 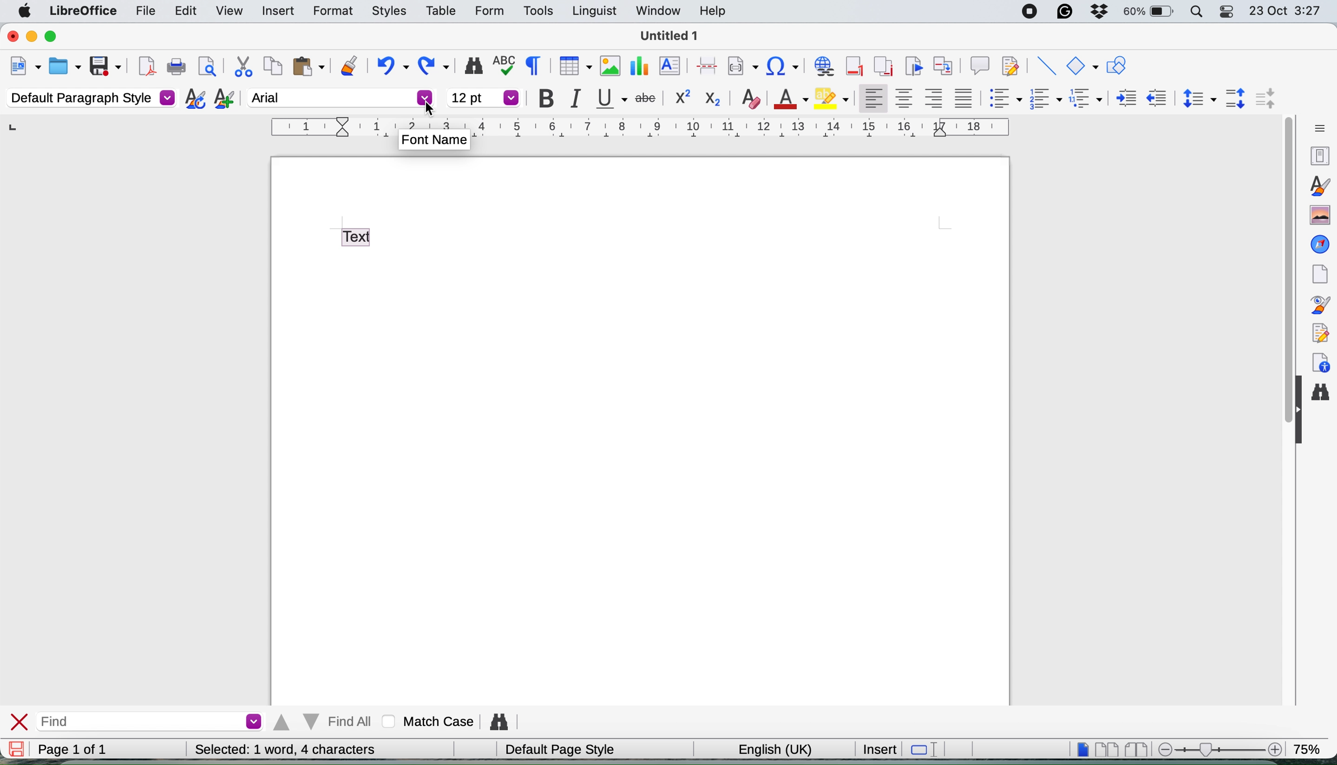 What do you see at coordinates (192, 99) in the screenshot?
I see `updated selected style` at bounding box center [192, 99].